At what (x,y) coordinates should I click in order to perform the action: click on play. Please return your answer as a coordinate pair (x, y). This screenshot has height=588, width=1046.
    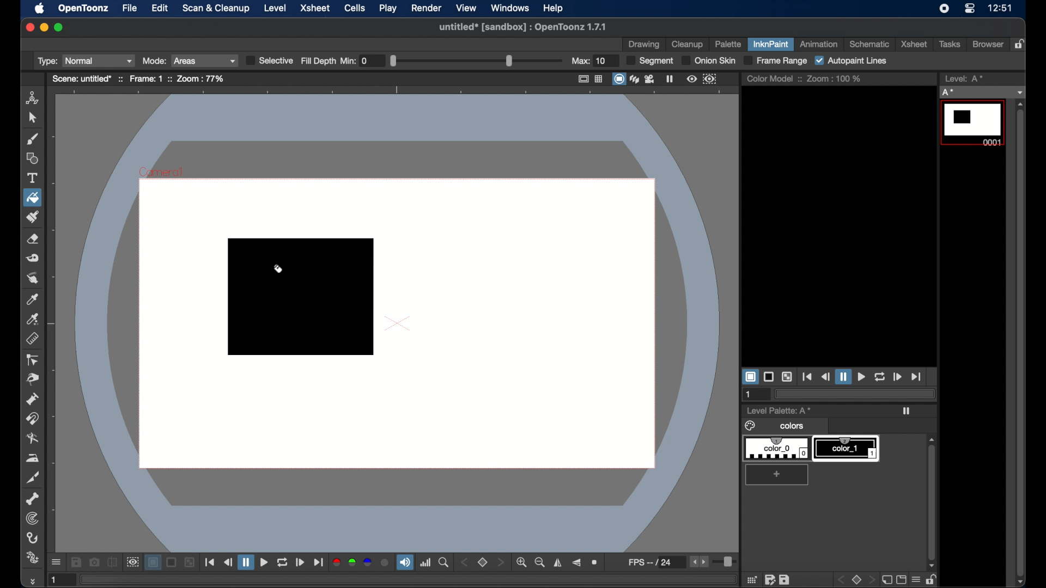
    Looking at the image, I should click on (861, 377).